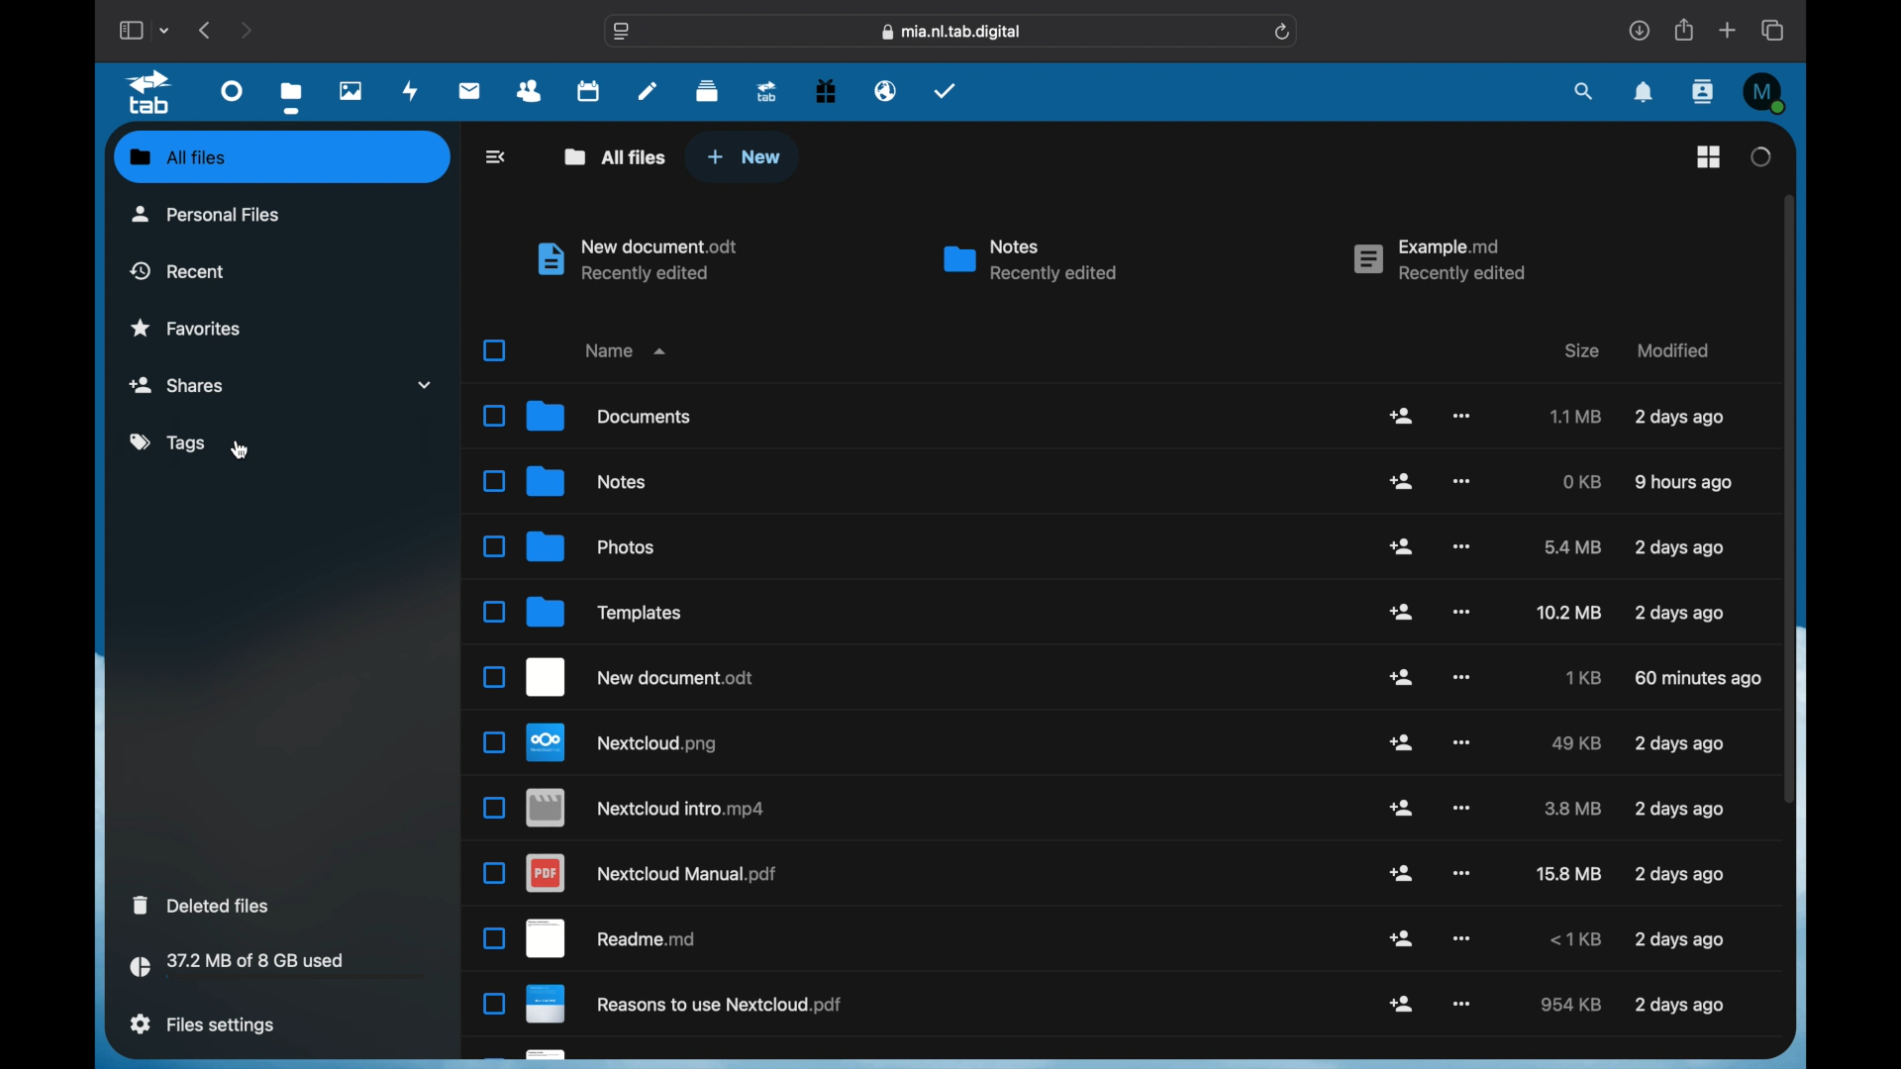 The width and height of the screenshot is (1901, 1069). Describe the element at coordinates (1685, 30) in the screenshot. I see `share` at that location.